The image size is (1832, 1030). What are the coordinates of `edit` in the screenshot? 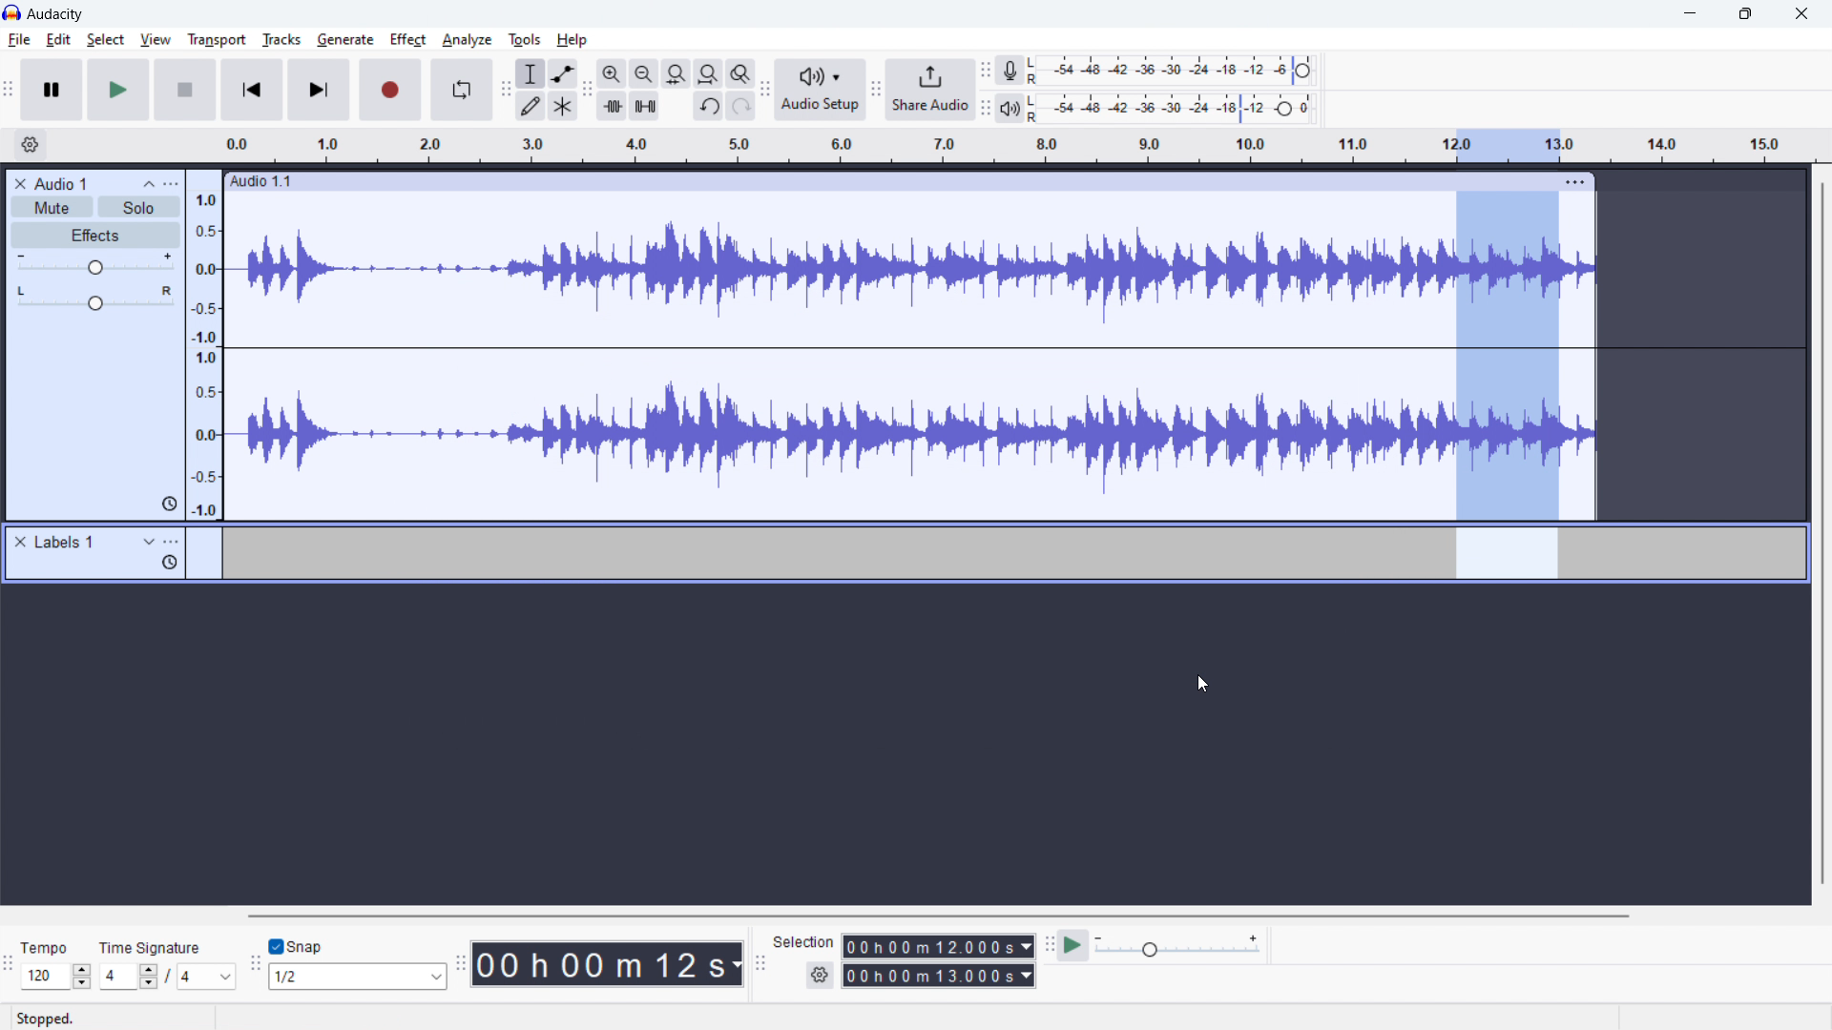 It's located at (58, 40).